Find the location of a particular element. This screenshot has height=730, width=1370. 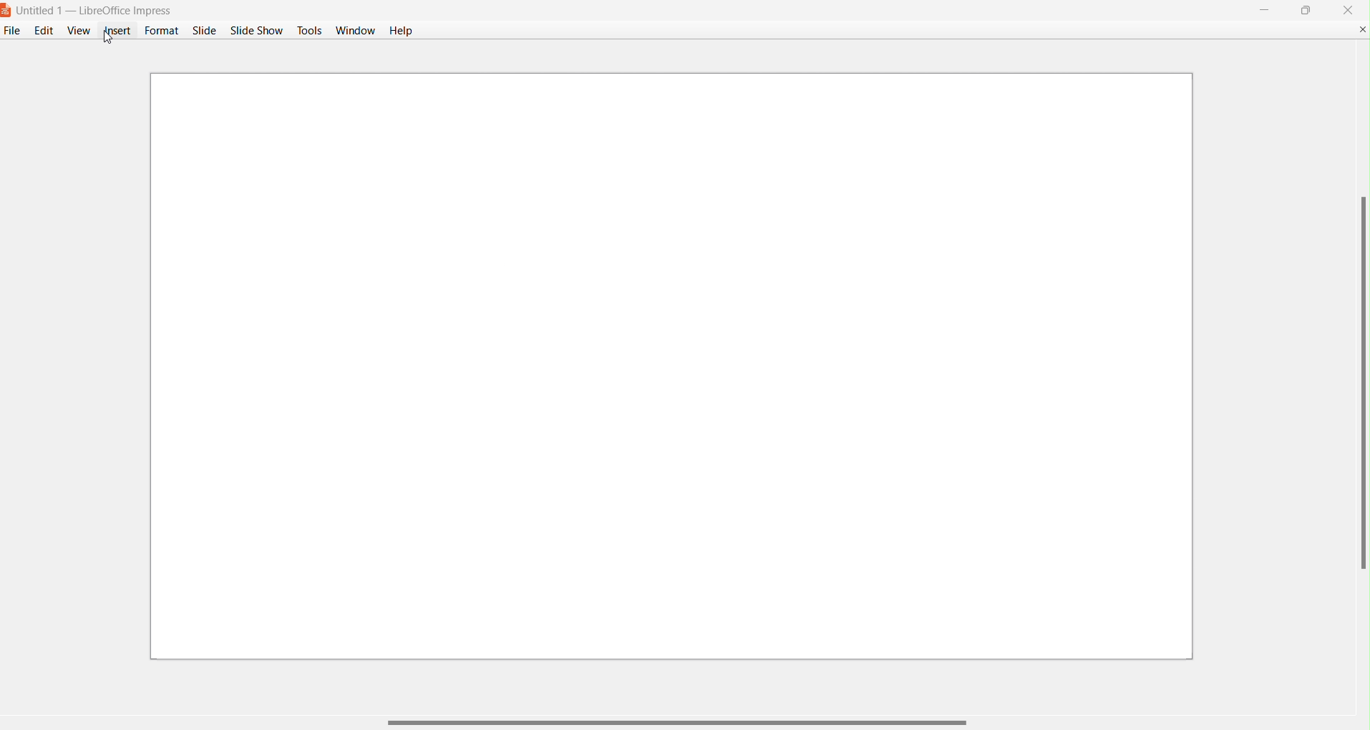

Tools is located at coordinates (310, 29).